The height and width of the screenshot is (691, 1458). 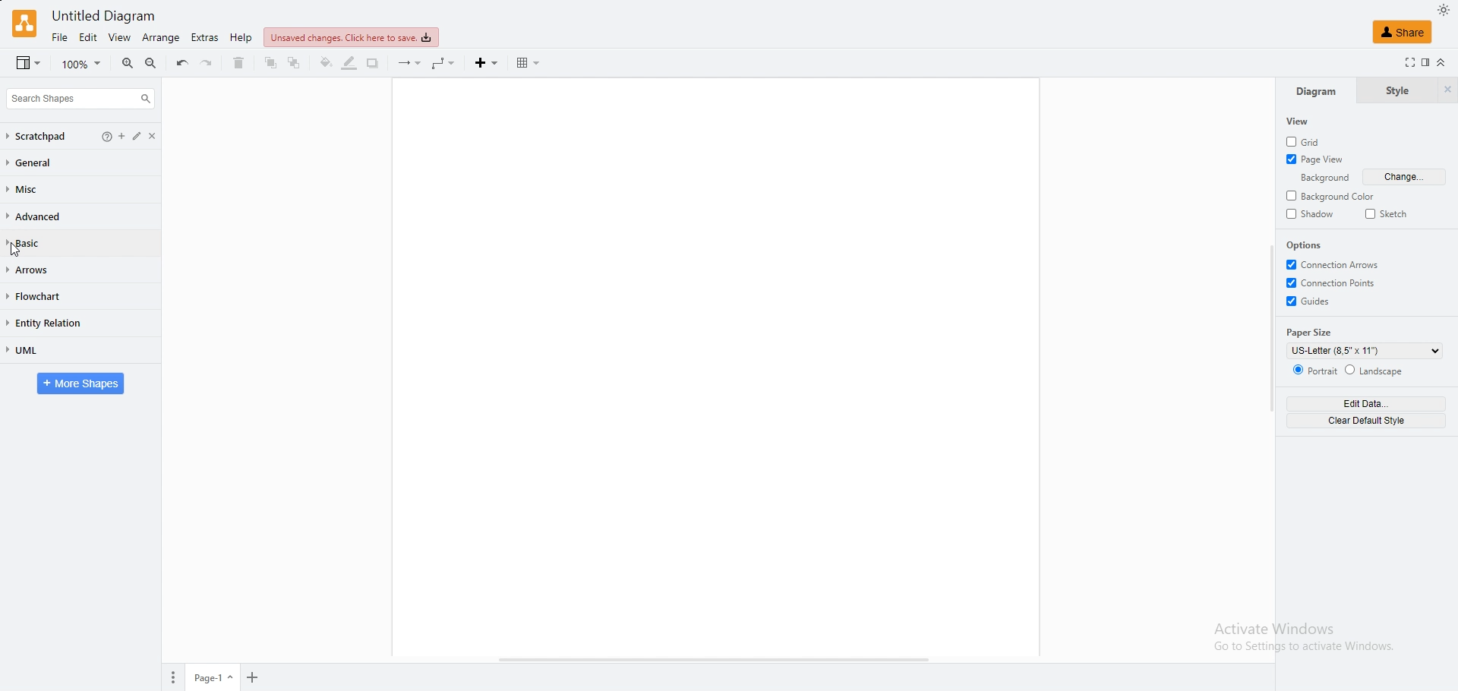 I want to click on SHADOW, so click(x=374, y=64).